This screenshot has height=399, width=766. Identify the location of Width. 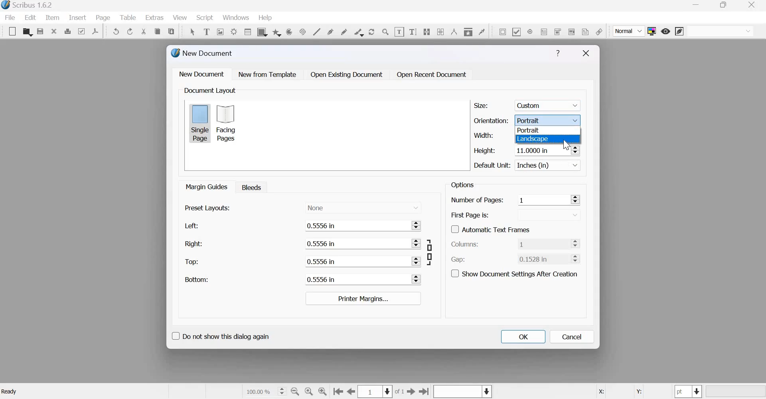
(483, 135).